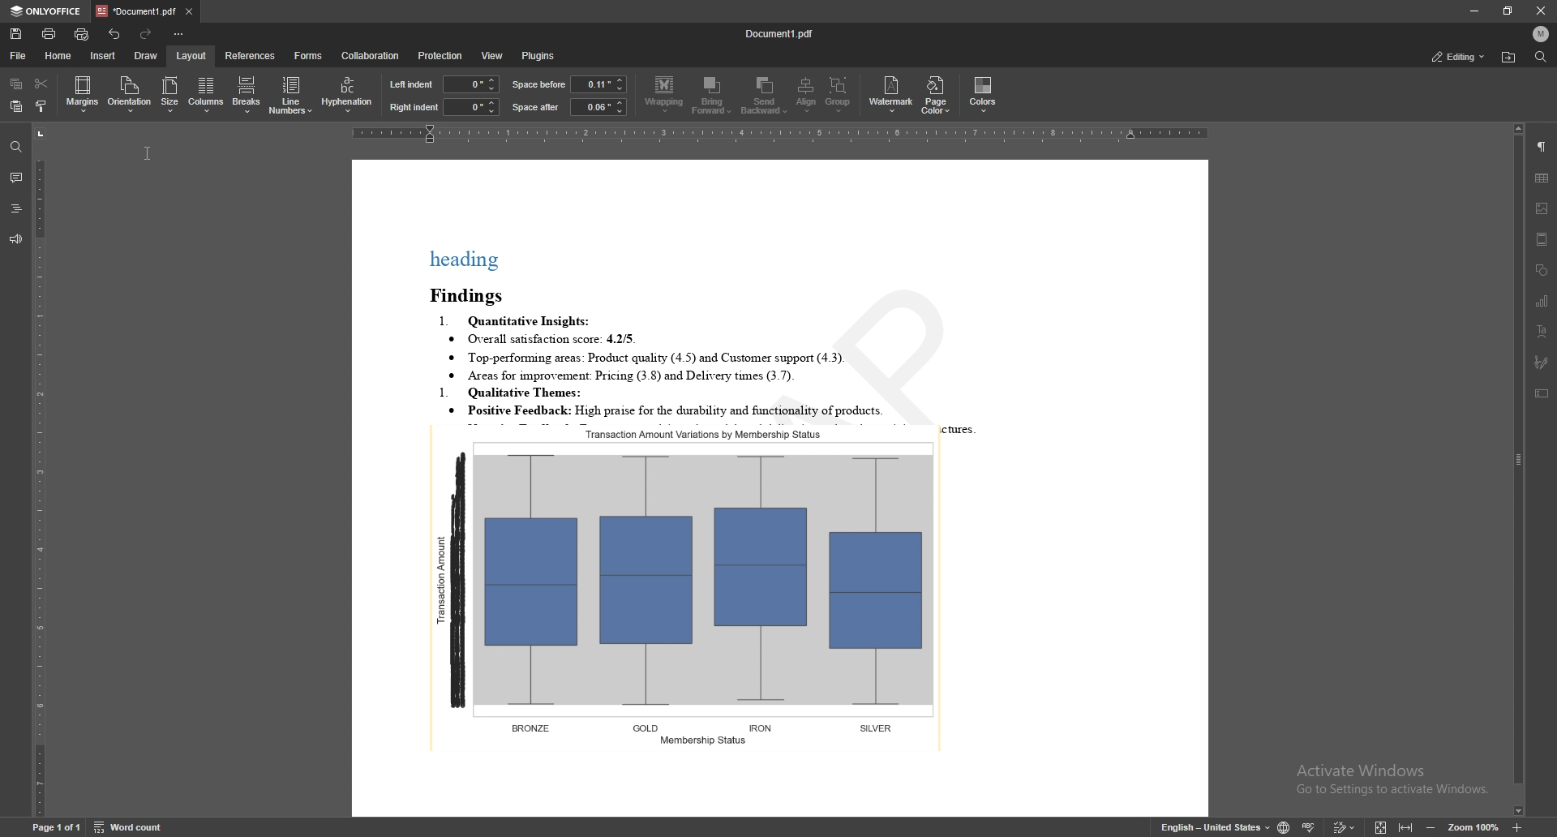 Image resolution: width=1557 pixels, height=837 pixels. What do you see at coordinates (130, 826) in the screenshot?
I see `word count` at bounding box center [130, 826].